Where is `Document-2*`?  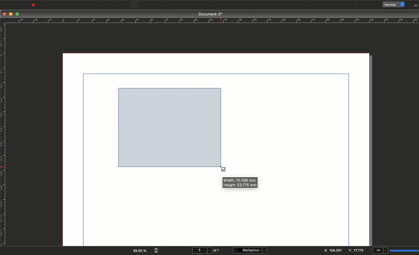
Document-2* is located at coordinates (211, 14).